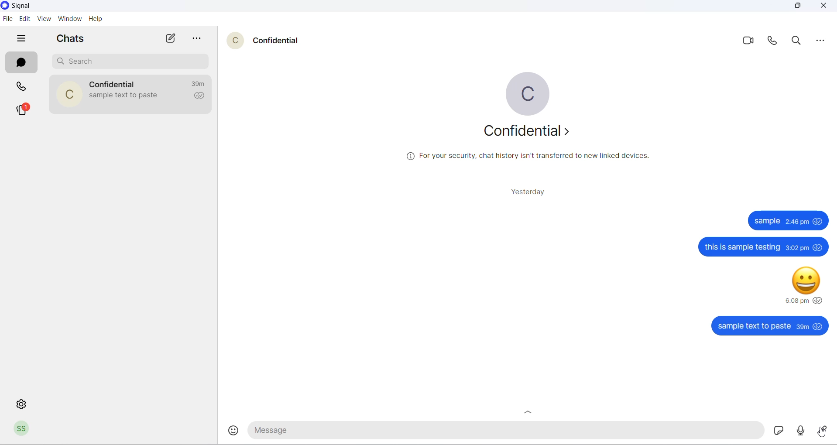 The image size is (837, 445). I want to click on search in chats, so click(799, 43).